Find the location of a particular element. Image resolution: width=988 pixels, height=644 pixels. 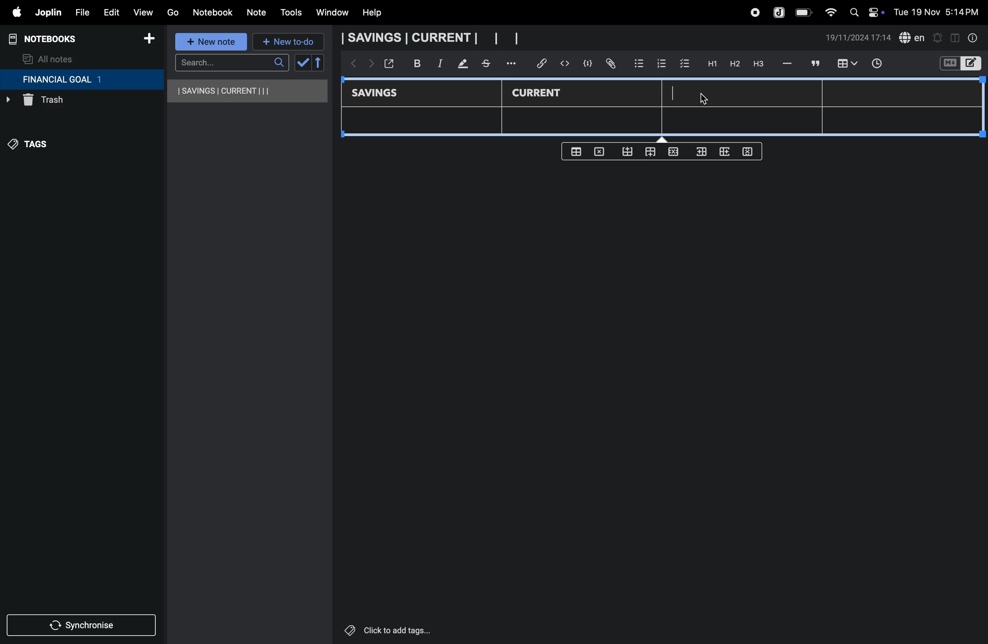

cursor is located at coordinates (676, 95).